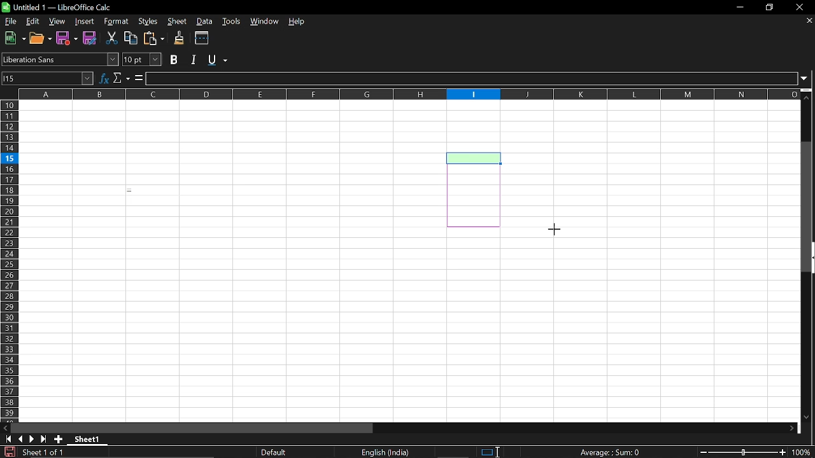 This screenshot has width=815, height=458. Describe the element at coordinates (650, 165) in the screenshot. I see `Fillable cells` at that location.